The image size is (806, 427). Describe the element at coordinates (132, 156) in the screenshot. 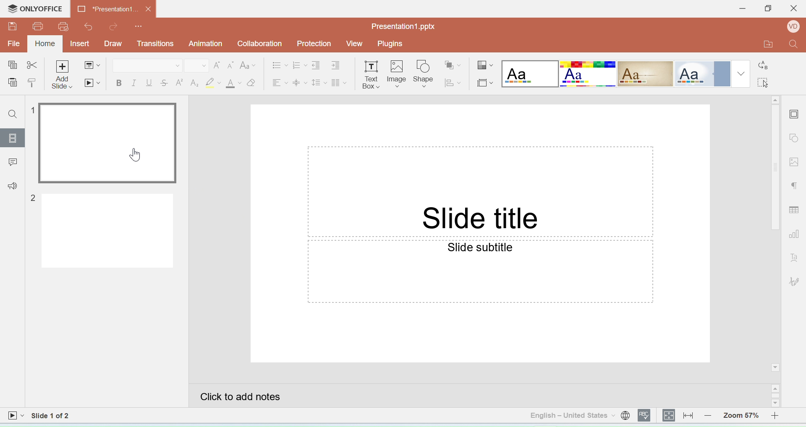

I see `cursor` at that location.